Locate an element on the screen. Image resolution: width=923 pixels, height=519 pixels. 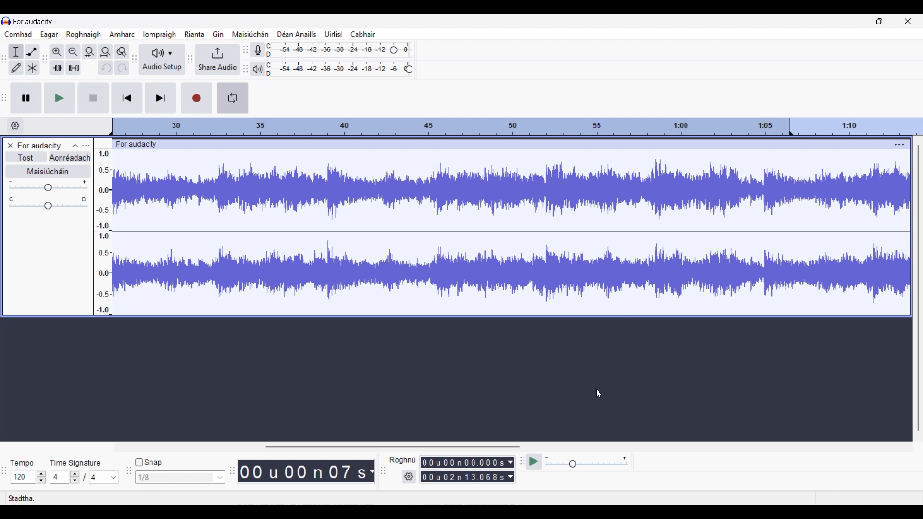
Volume scale is located at coordinates (48, 185).